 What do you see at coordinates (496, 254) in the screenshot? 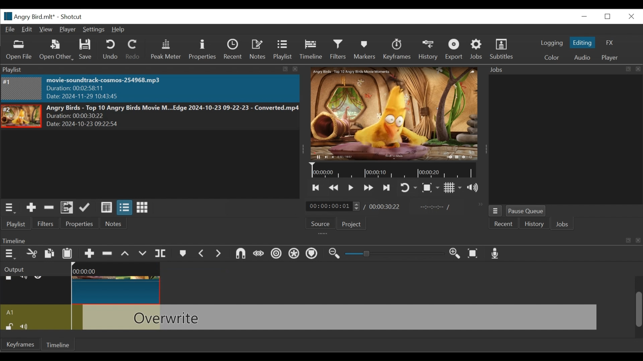
I see `Record audio` at bounding box center [496, 254].